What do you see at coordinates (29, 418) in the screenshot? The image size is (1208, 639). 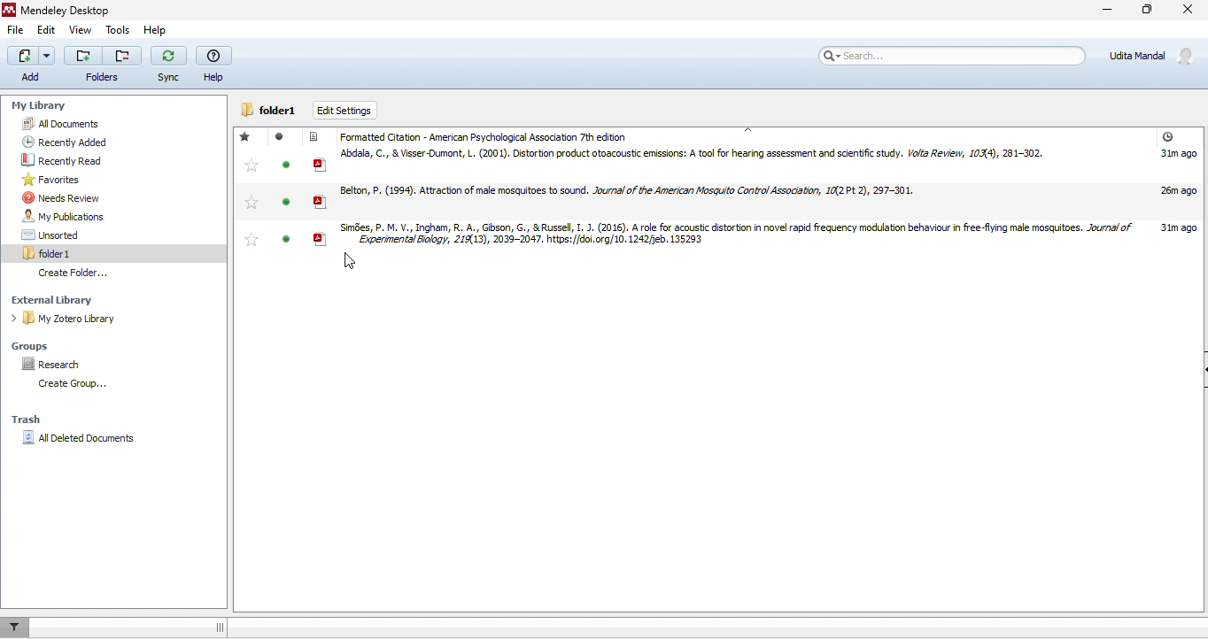 I see `trash` at bounding box center [29, 418].